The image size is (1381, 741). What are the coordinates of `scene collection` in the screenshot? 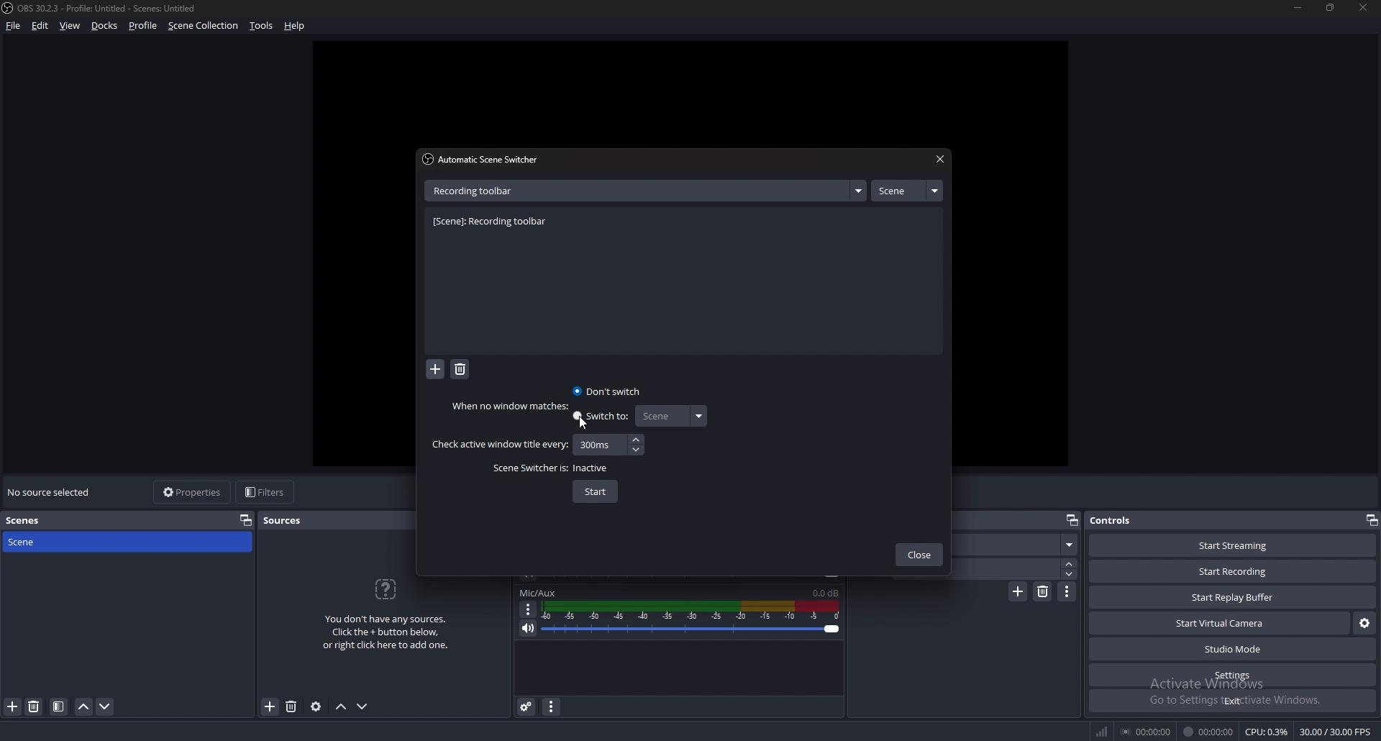 It's located at (205, 24).